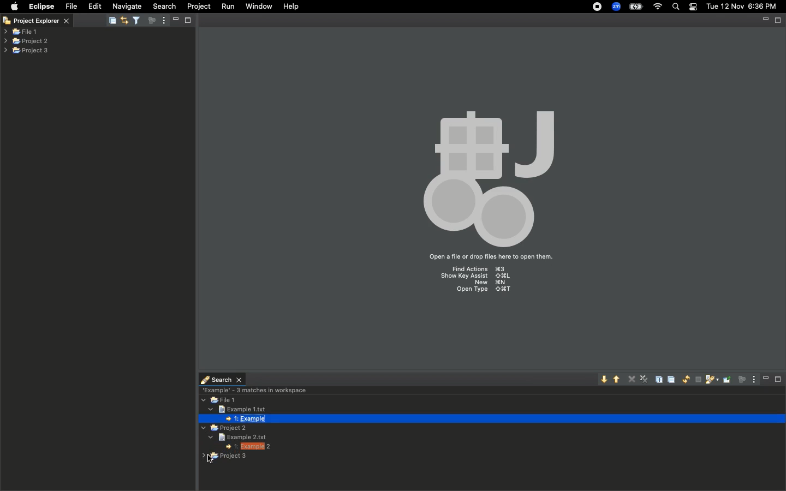  Describe the element at coordinates (779, 20) in the screenshot. I see `Maximize` at that location.